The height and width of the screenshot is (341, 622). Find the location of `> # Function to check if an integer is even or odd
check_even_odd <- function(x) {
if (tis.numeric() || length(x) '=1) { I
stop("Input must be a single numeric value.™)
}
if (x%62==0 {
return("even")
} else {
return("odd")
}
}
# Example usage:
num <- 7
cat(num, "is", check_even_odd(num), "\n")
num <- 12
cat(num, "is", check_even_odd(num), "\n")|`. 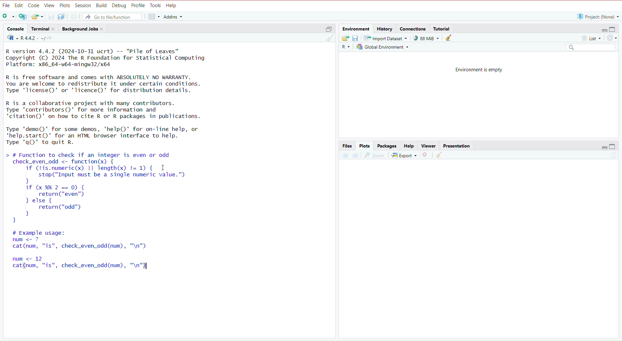

> # Function to check if an integer is even or odd
check_even_odd <- function(x) {
if (tis.numeric() || length(x) '=1) { I
stop("Input must be a single numeric value.™)
}
if (x%62==0 {
return("even")
} else {
return("odd")
}
}
# Example usage:
num <- 7
cat(num, "is", check_even_odd(num), "\n")
num <- 12
cat(num, "is", check_even_odd(num), "\n")| is located at coordinates (114, 214).